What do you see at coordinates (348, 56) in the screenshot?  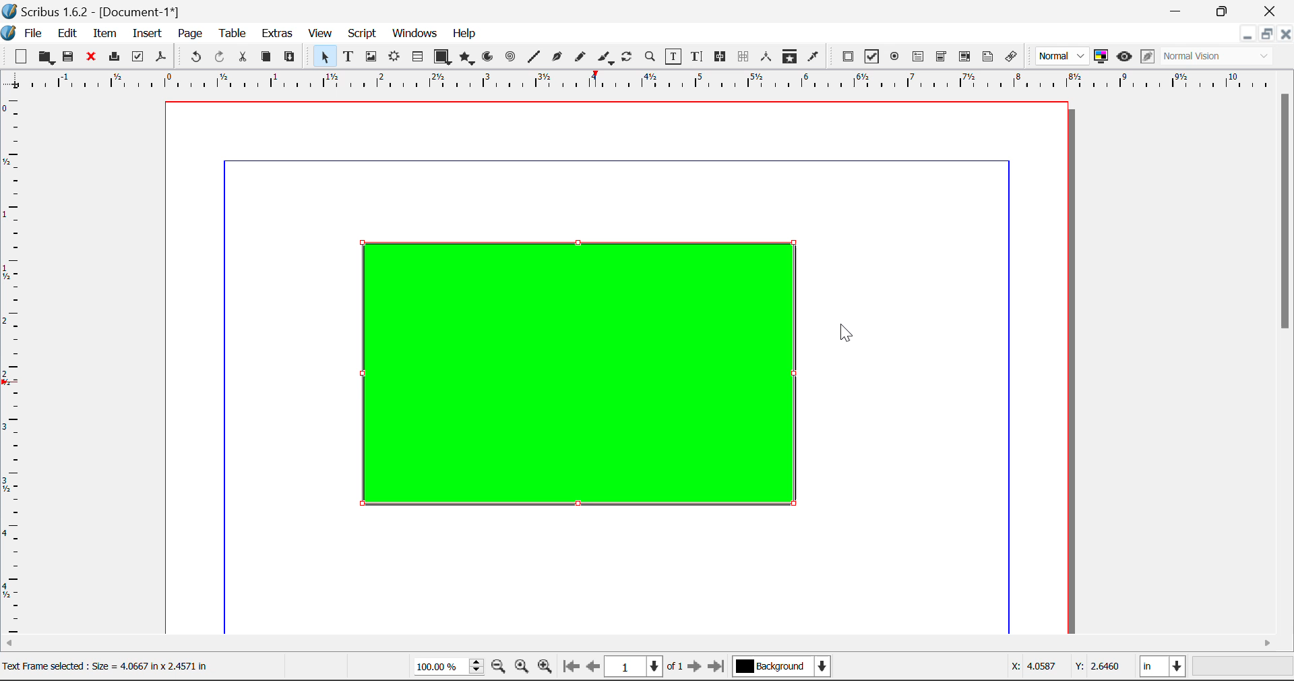 I see `Text Frame Selected` at bounding box center [348, 56].